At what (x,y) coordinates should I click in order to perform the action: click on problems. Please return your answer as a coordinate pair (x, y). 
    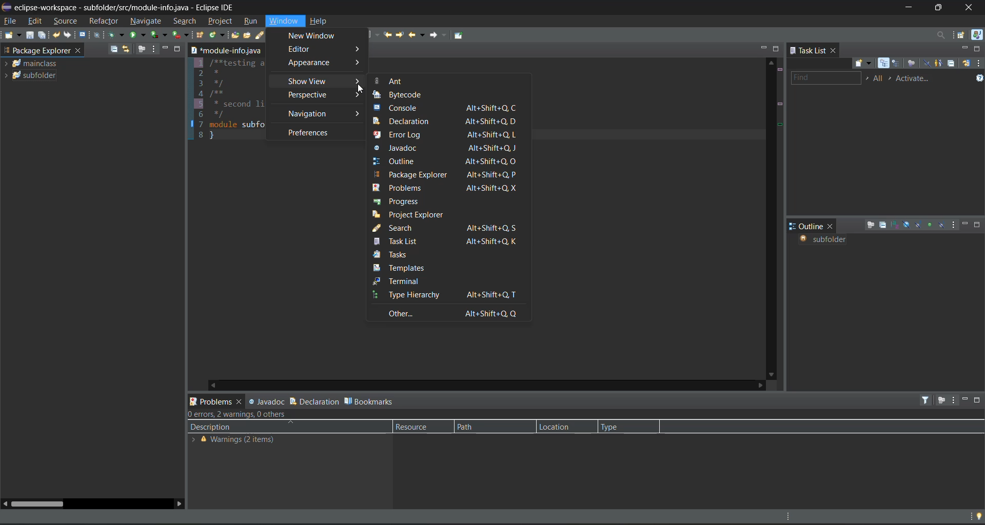
    Looking at the image, I should click on (215, 400).